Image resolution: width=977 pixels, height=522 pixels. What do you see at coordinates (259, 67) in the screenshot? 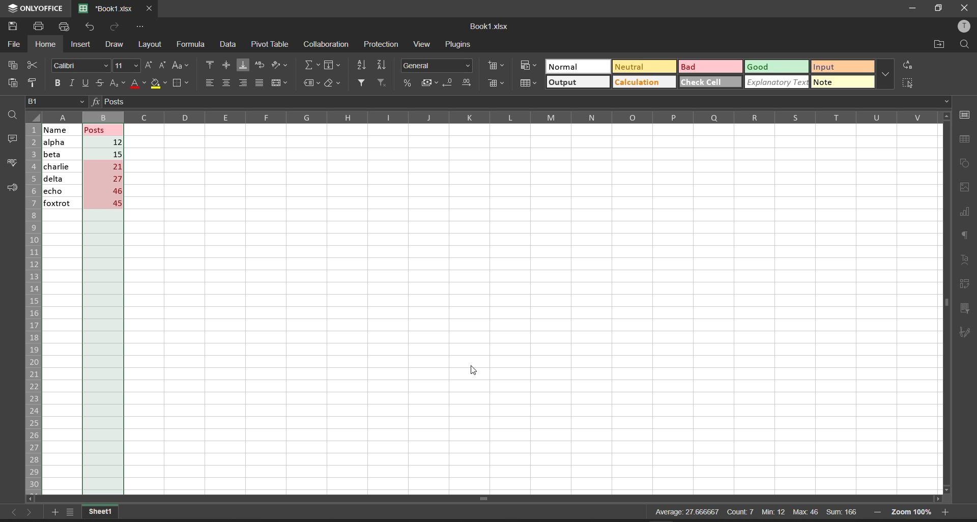
I see `wrap text` at bounding box center [259, 67].